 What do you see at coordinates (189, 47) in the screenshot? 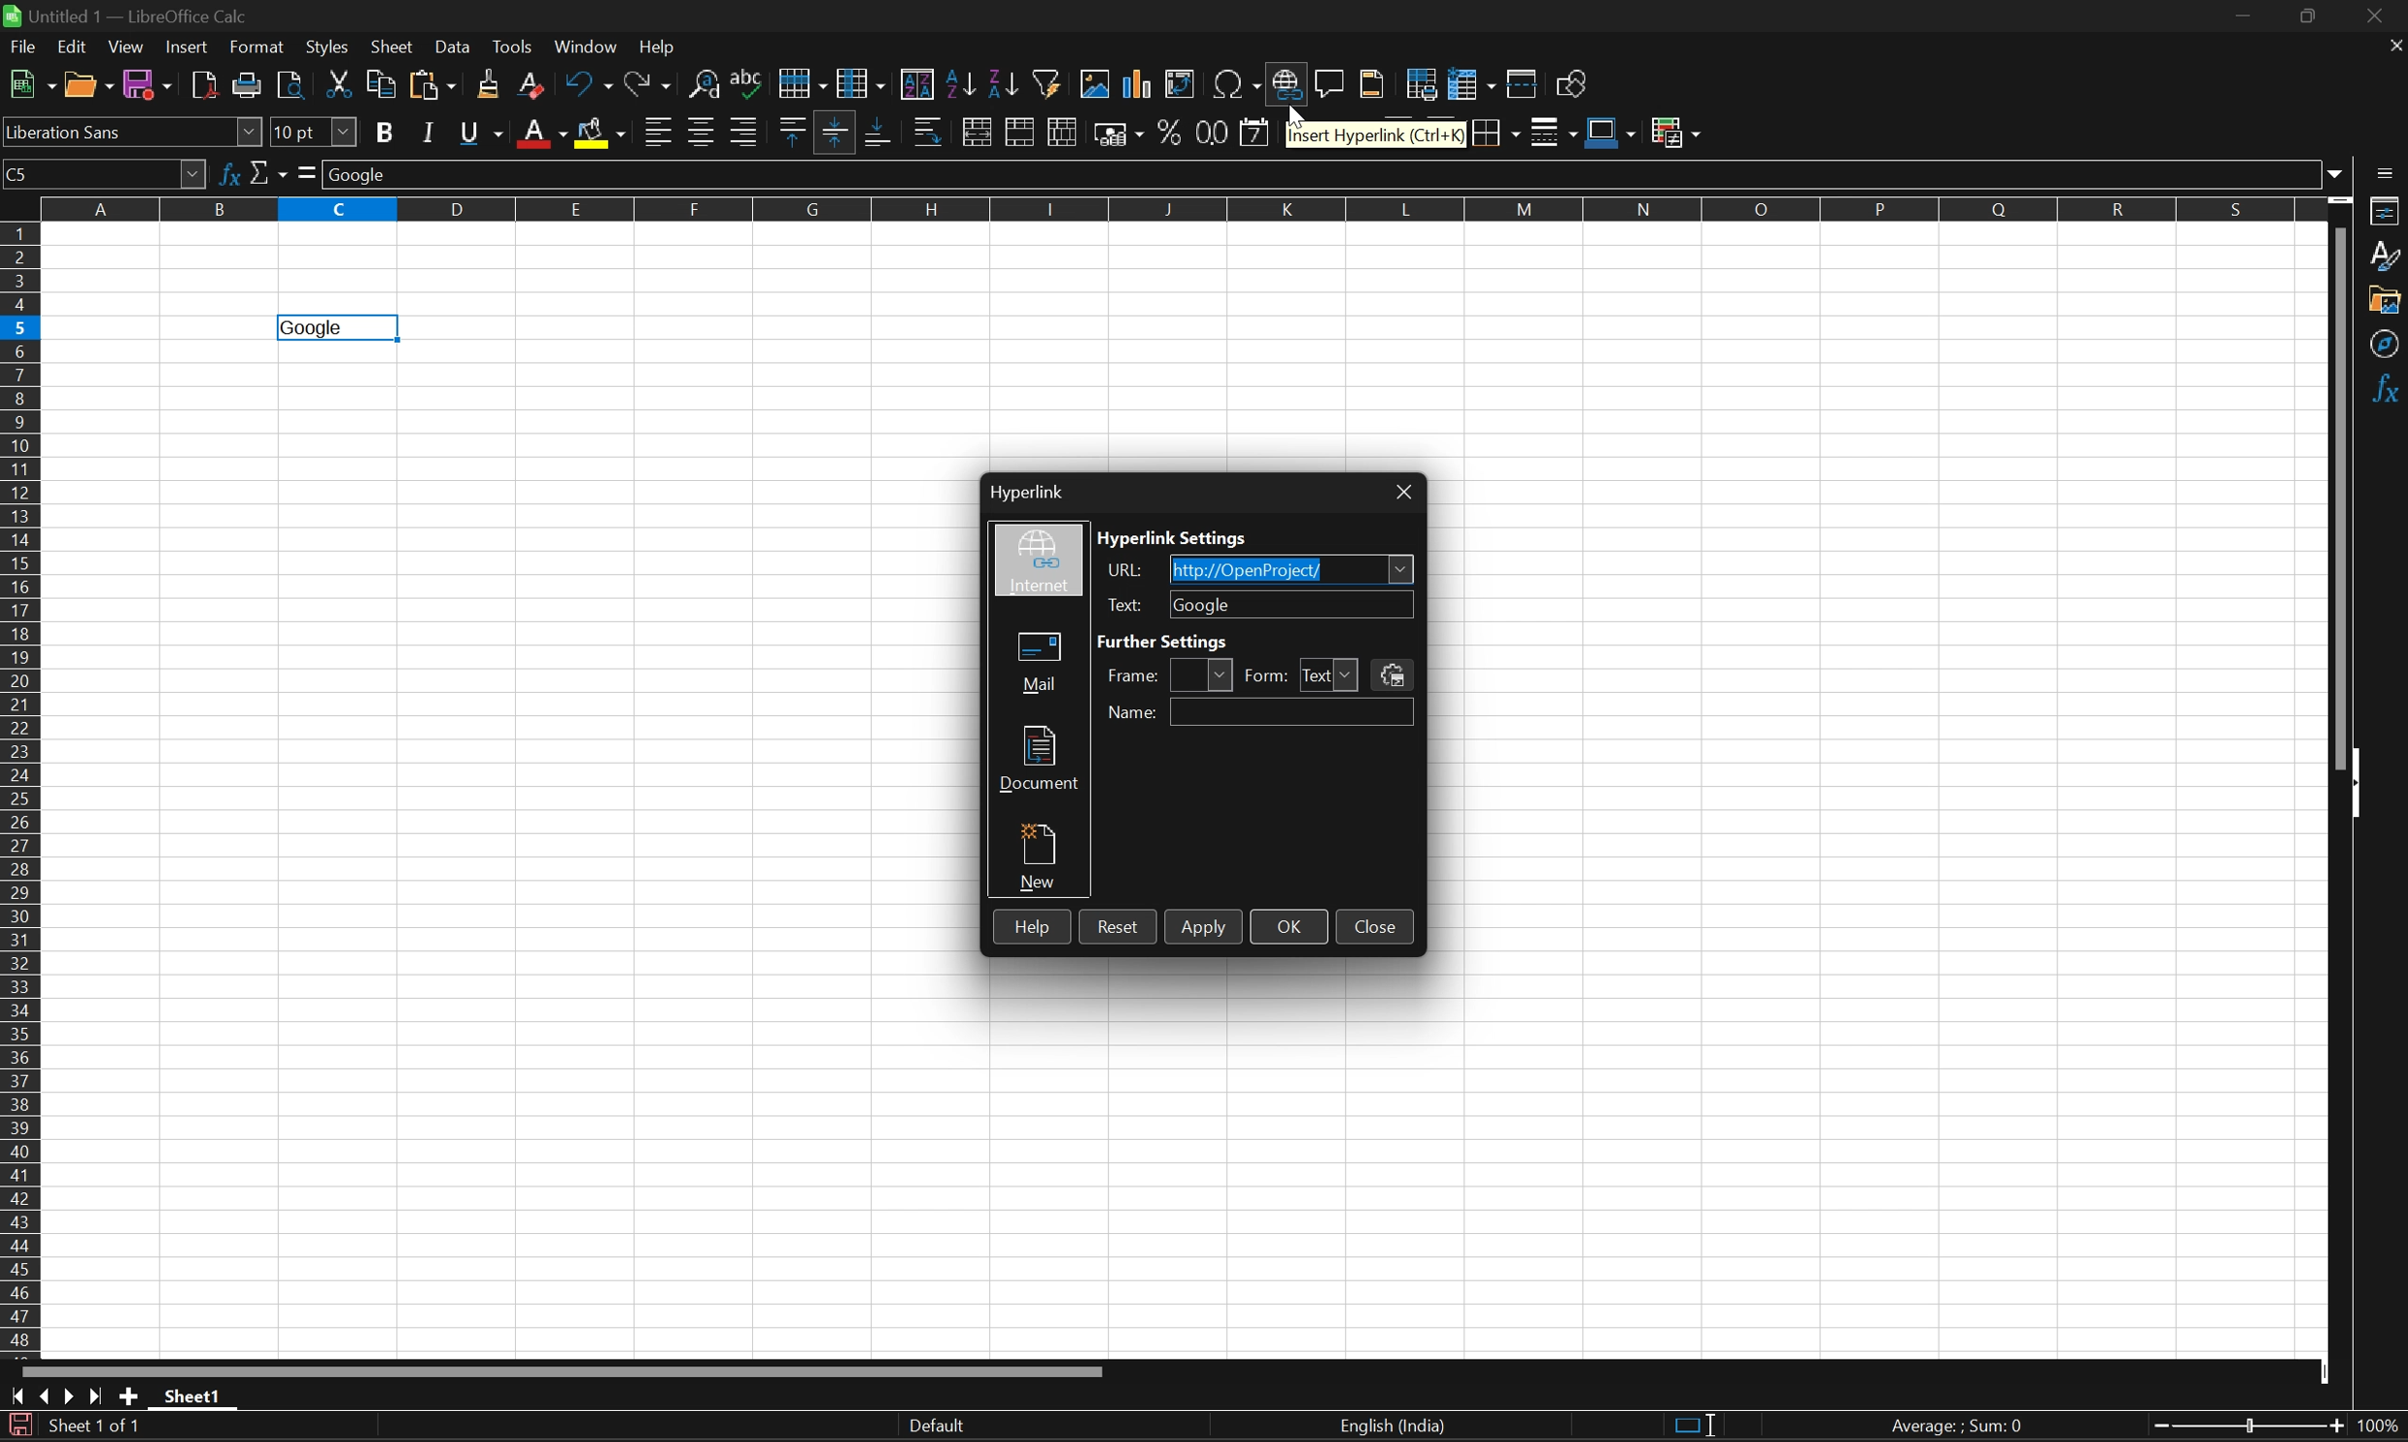
I see `Insert` at bounding box center [189, 47].